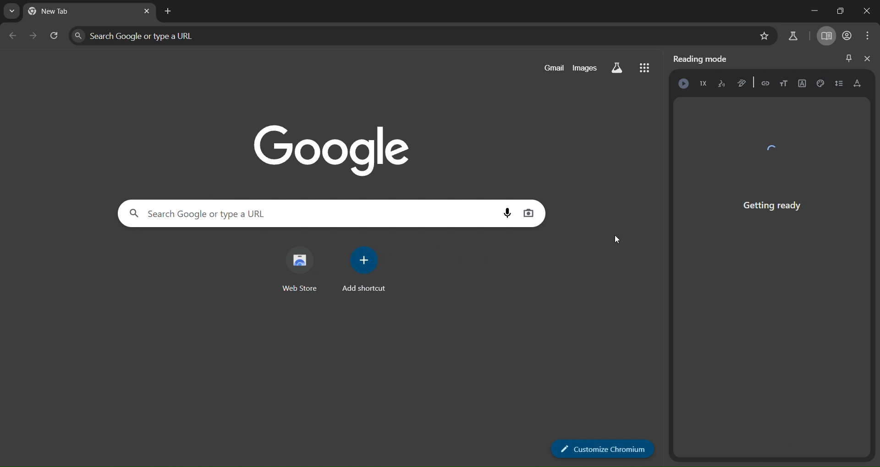 The width and height of the screenshot is (880, 467). What do you see at coordinates (811, 11) in the screenshot?
I see `minimize` at bounding box center [811, 11].